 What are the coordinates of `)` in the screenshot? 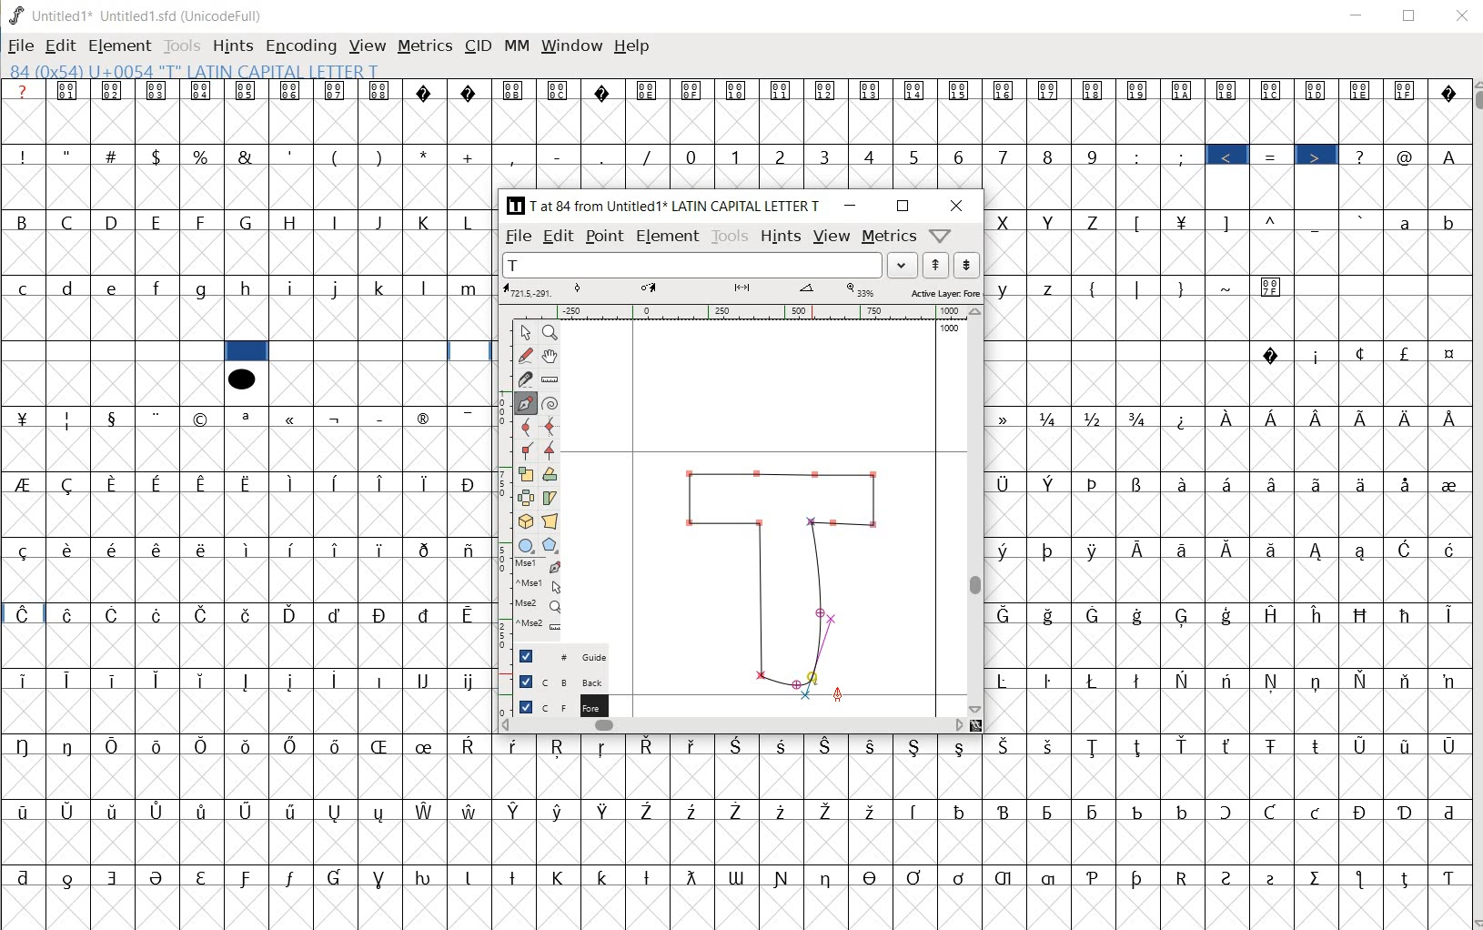 It's located at (381, 157).